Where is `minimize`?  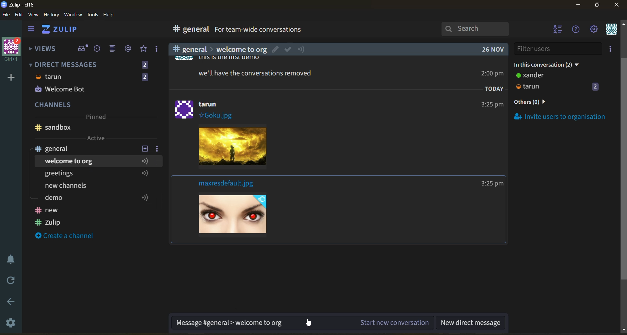
minimize is located at coordinates (578, 6).